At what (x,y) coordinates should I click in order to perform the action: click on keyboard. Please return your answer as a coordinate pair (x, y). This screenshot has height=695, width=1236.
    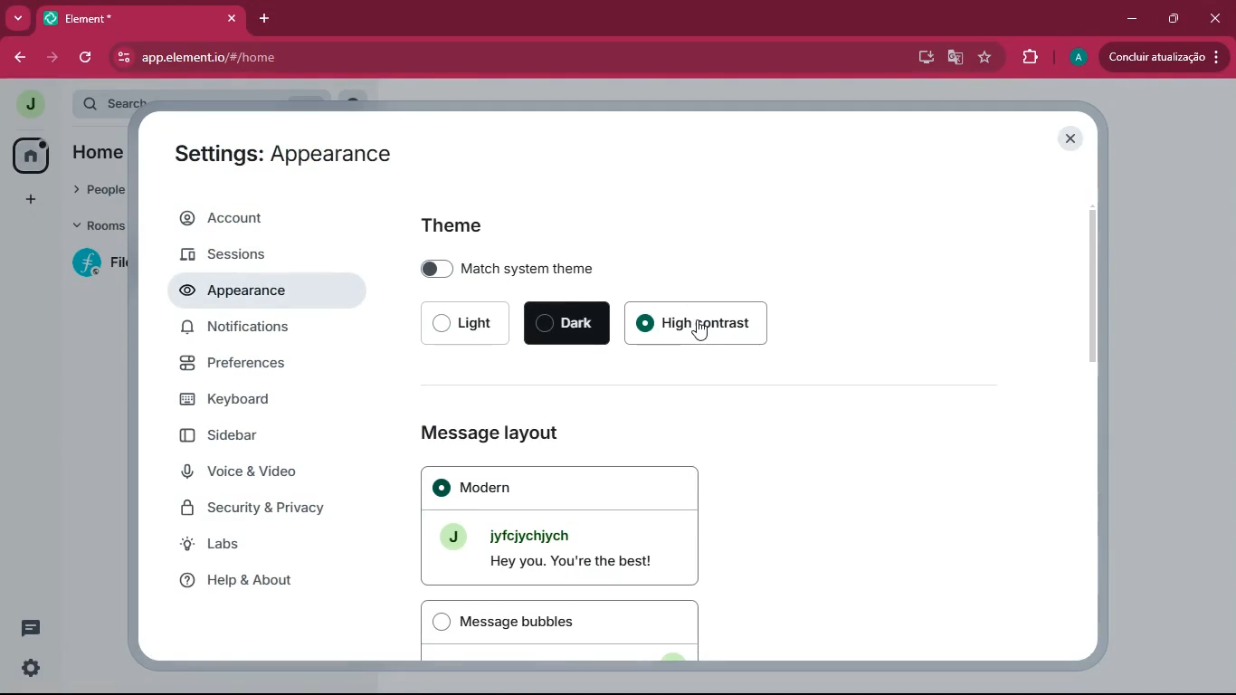
    Looking at the image, I should click on (256, 400).